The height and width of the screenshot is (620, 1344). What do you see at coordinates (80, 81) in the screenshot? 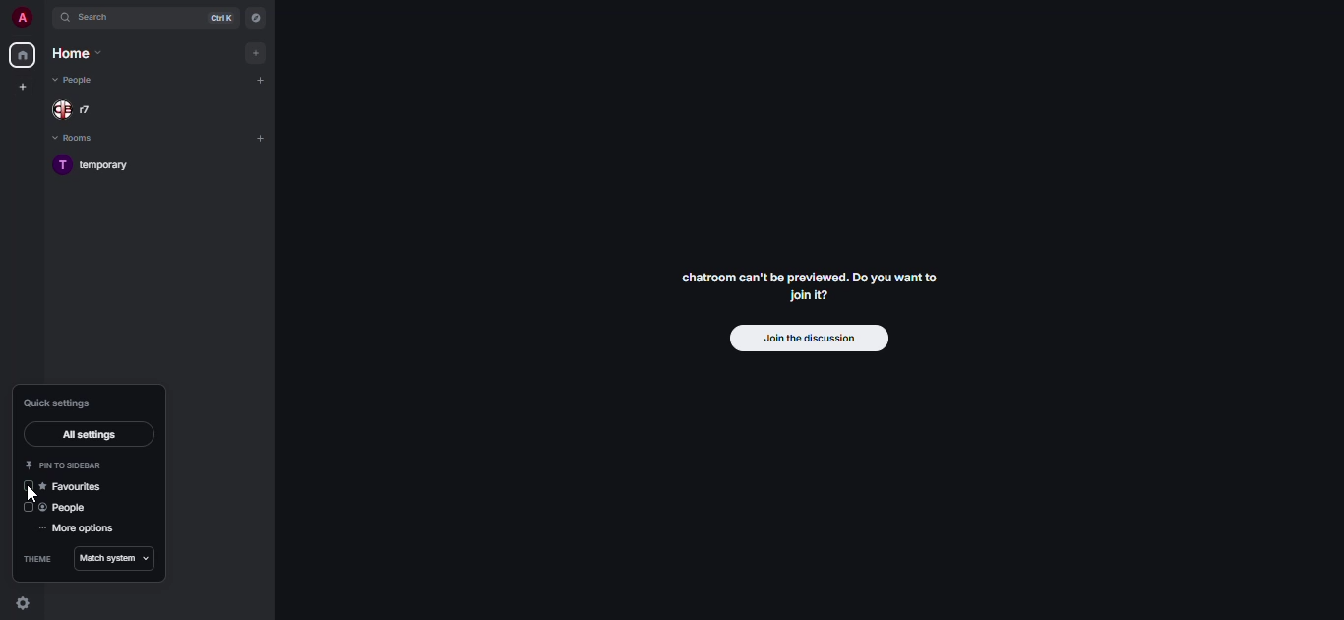
I see `people` at bounding box center [80, 81].